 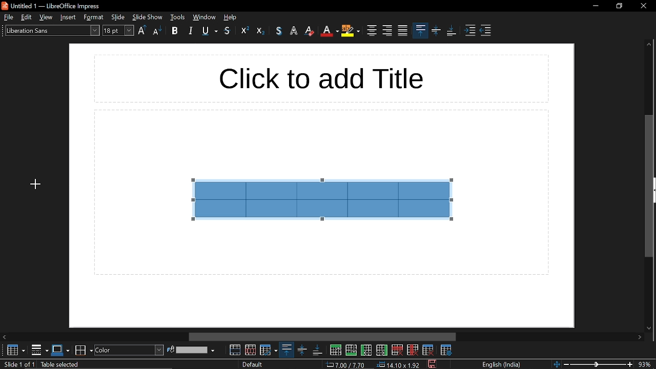 What do you see at coordinates (618, 7) in the screenshot?
I see `restore down` at bounding box center [618, 7].